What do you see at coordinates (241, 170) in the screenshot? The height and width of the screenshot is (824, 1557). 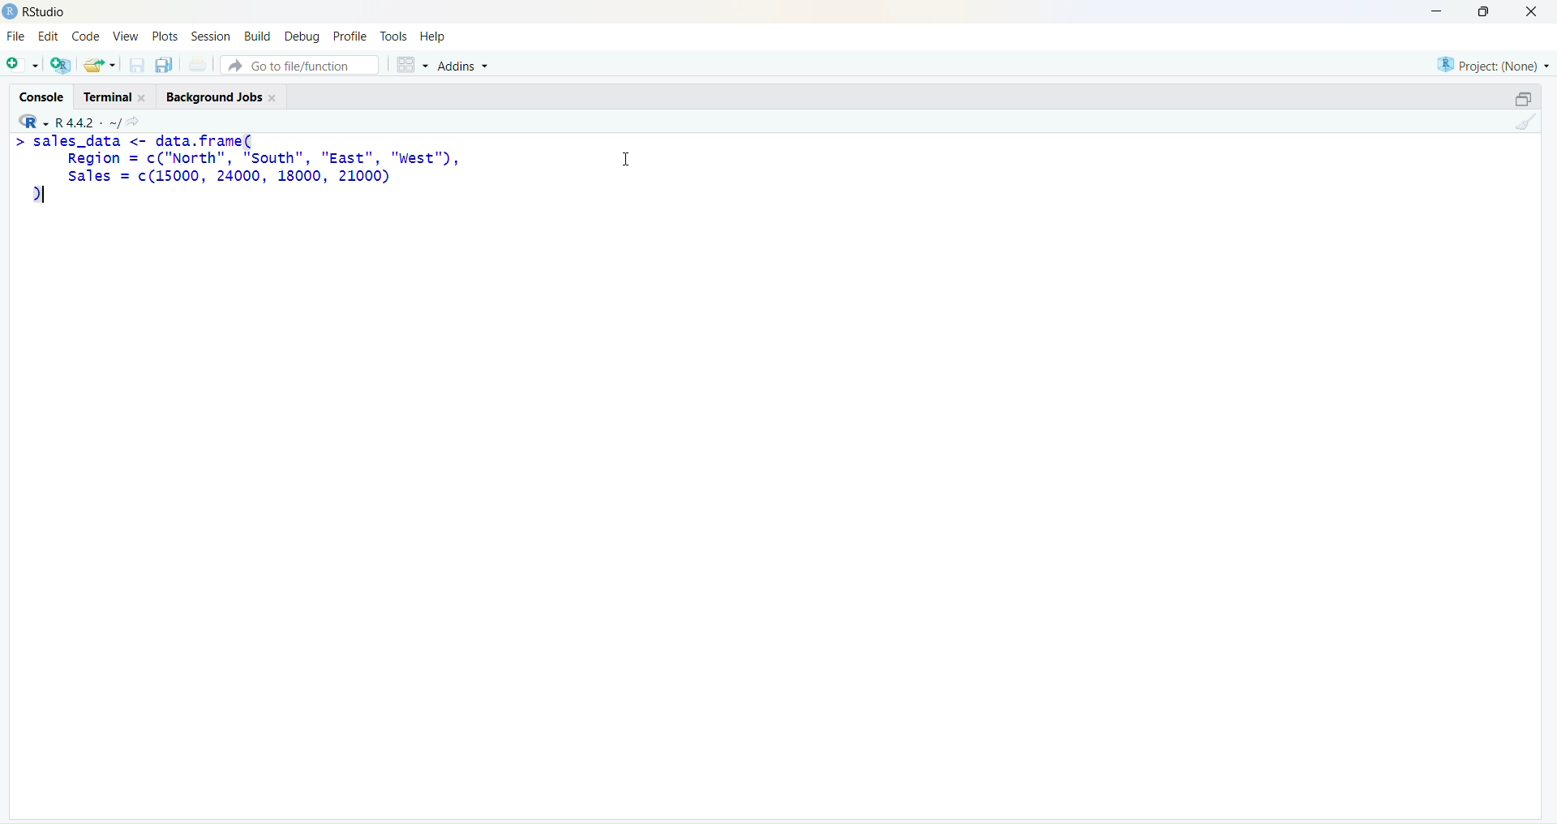 I see `sales_data <- data.rtramelRegion = c("North", "South", "East", "West"),sales = c(15000, 24000, 18000, 21000)` at bounding box center [241, 170].